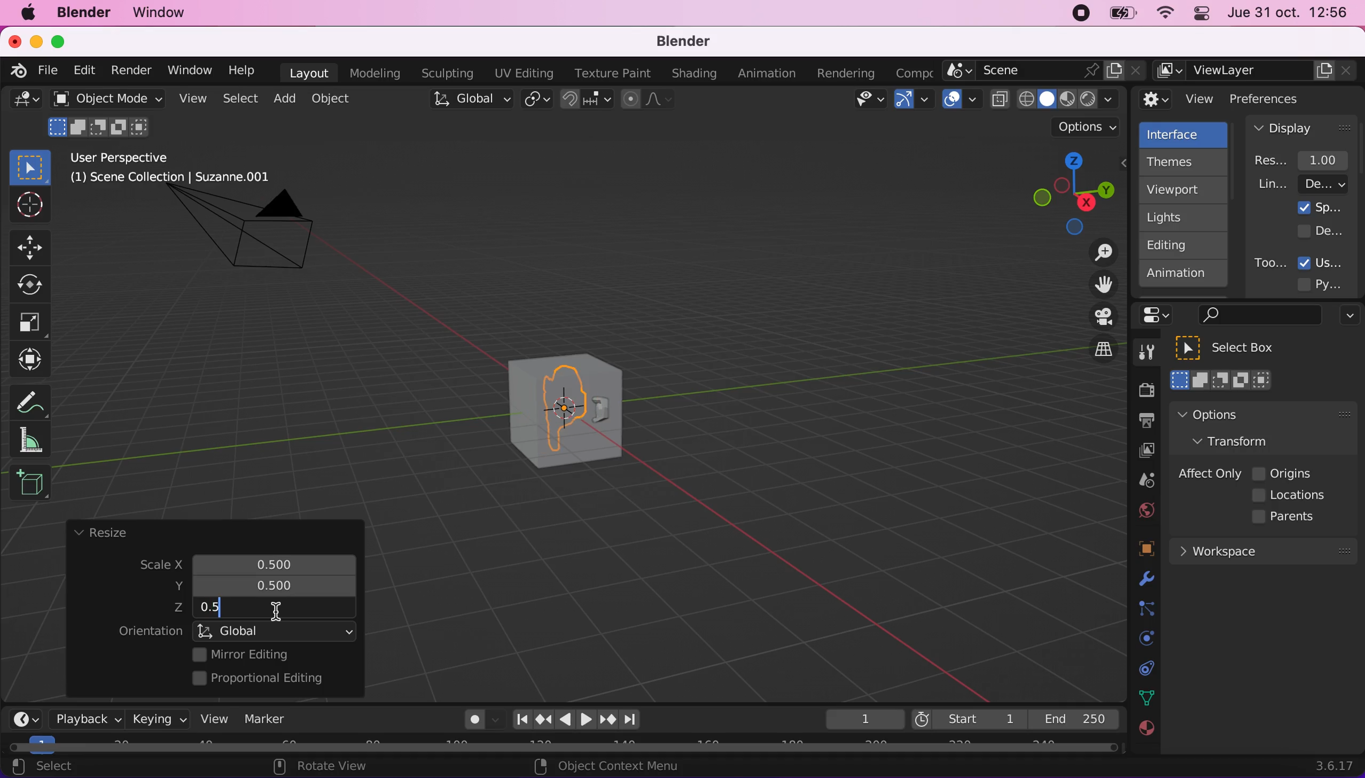 This screenshot has height=778, width=1365. I want to click on file, so click(46, 71).